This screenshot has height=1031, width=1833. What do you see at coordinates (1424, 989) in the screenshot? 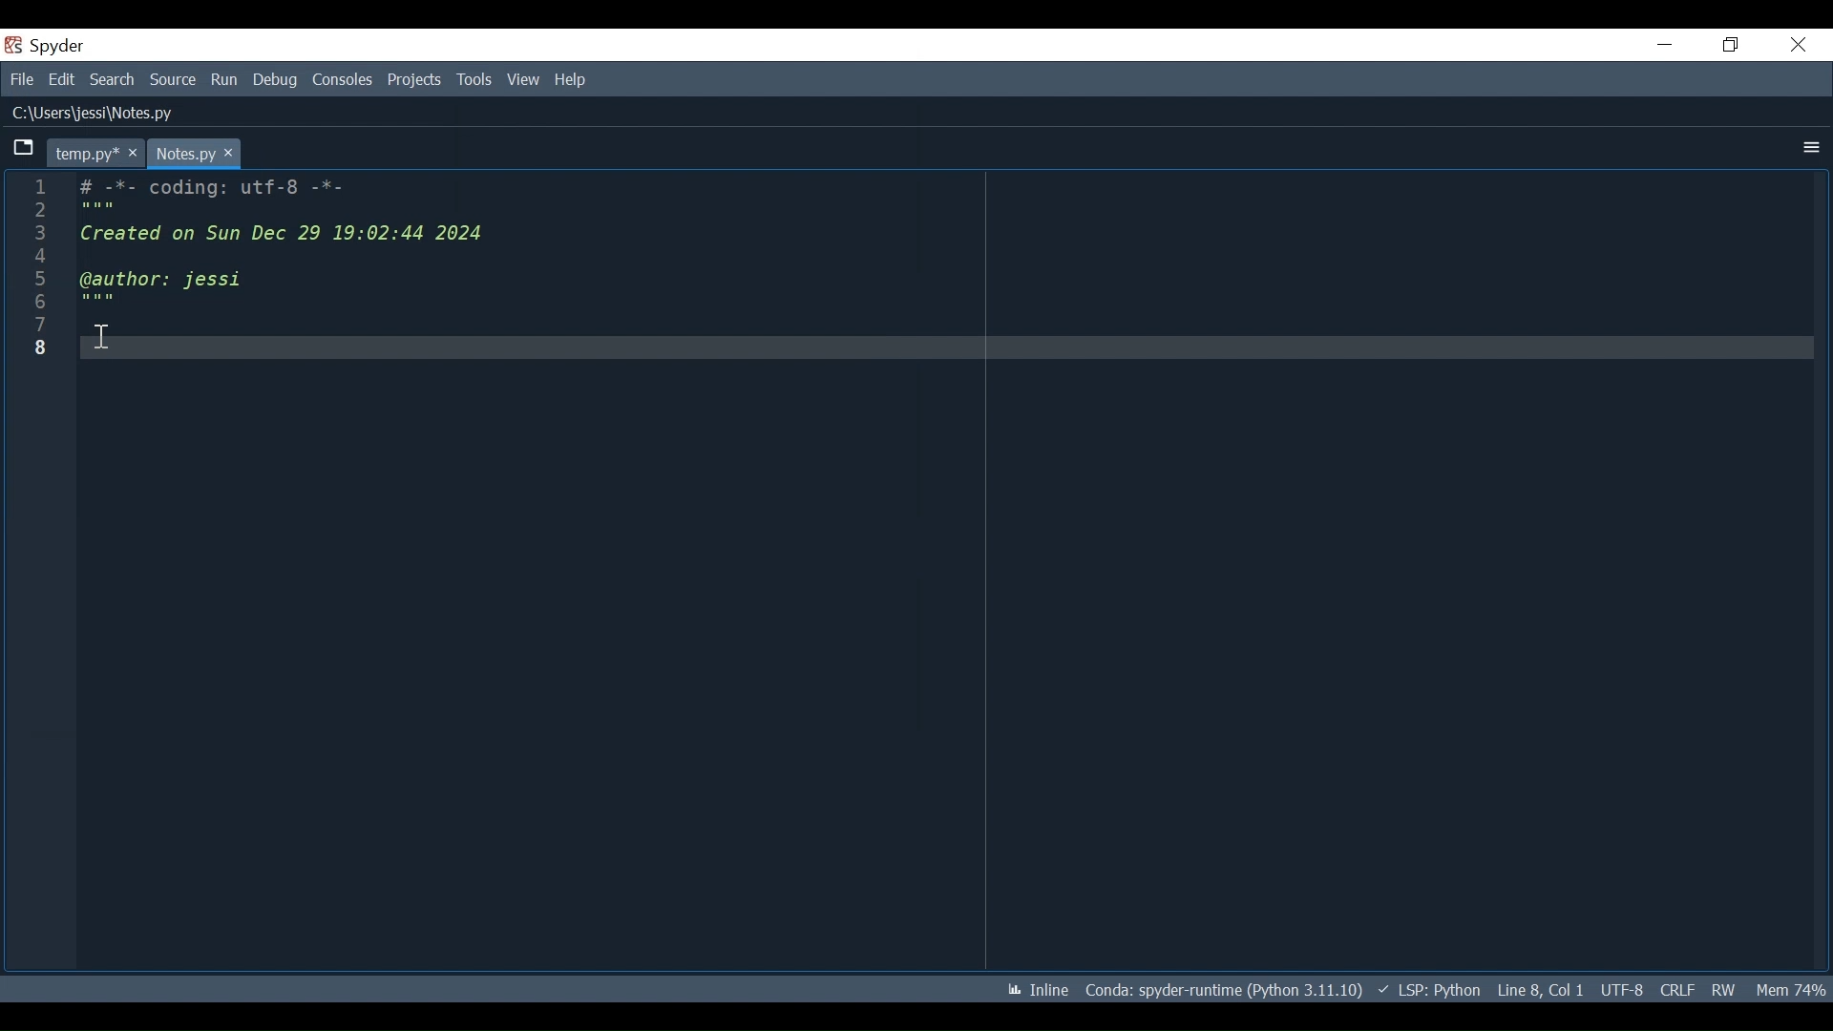
I see `Language` at bounding box center [1424, 989].